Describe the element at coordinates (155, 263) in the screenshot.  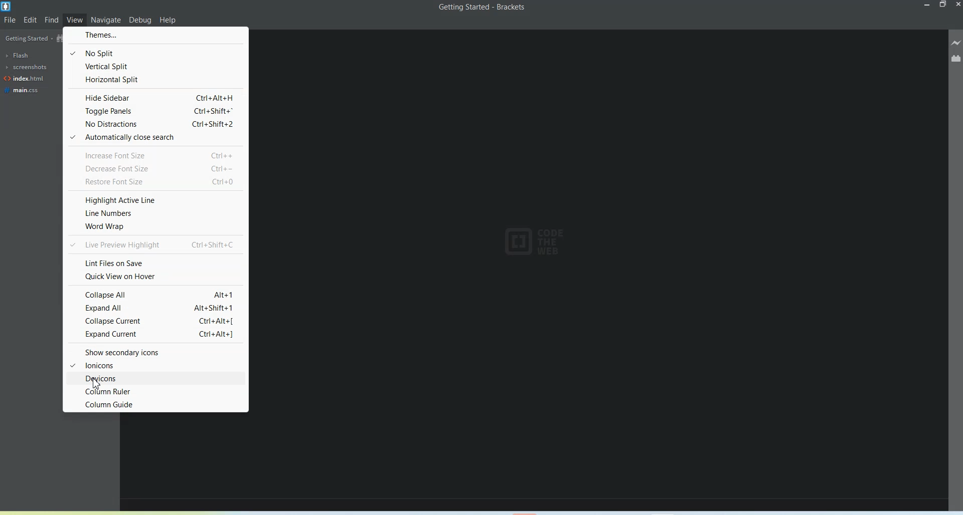
I see `Lint Files on save` at that location.